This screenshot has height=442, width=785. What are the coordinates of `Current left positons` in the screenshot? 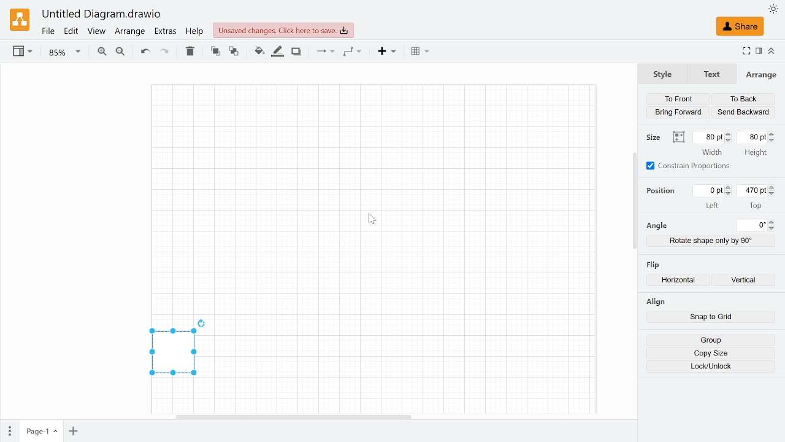 It's located at (710, 190).